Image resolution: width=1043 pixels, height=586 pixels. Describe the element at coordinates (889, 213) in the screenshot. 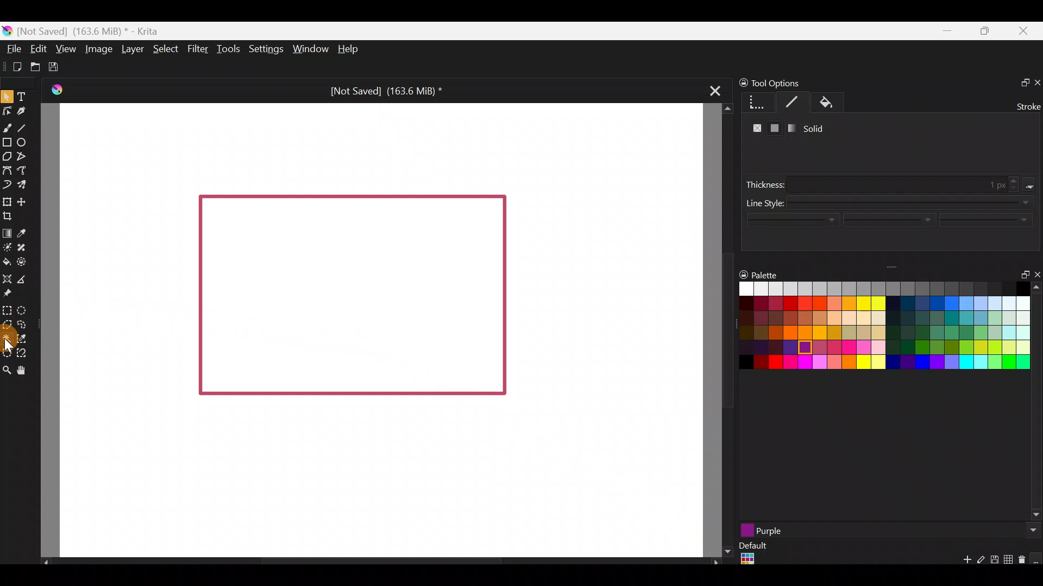

I see `Line style` at that location.